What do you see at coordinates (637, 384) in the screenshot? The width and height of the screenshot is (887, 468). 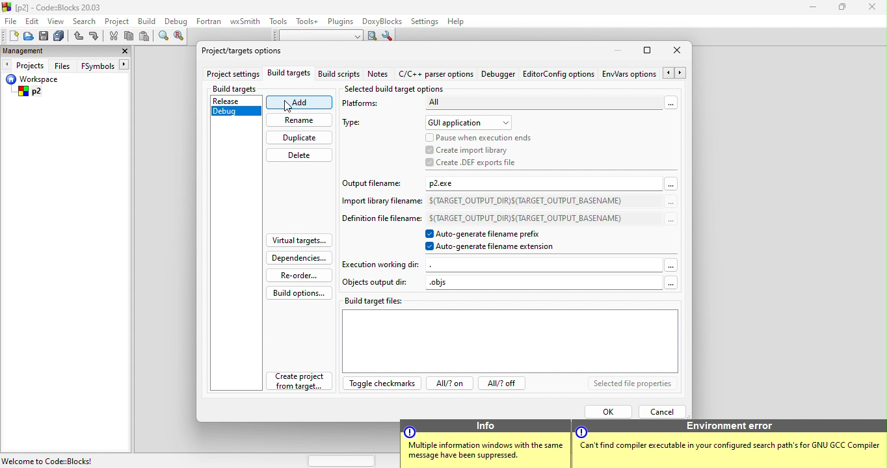 I see `selected file properties` at bounding box center [637, 384].